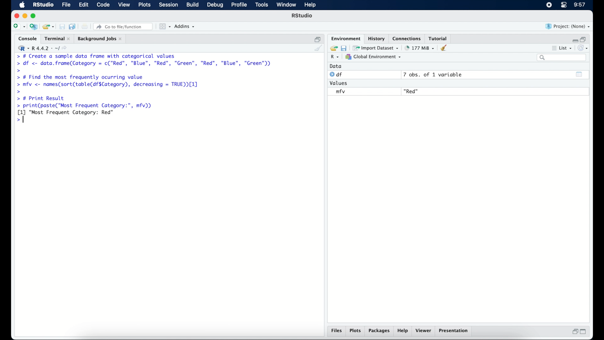  I want to click on "Red", so click(411, 91).